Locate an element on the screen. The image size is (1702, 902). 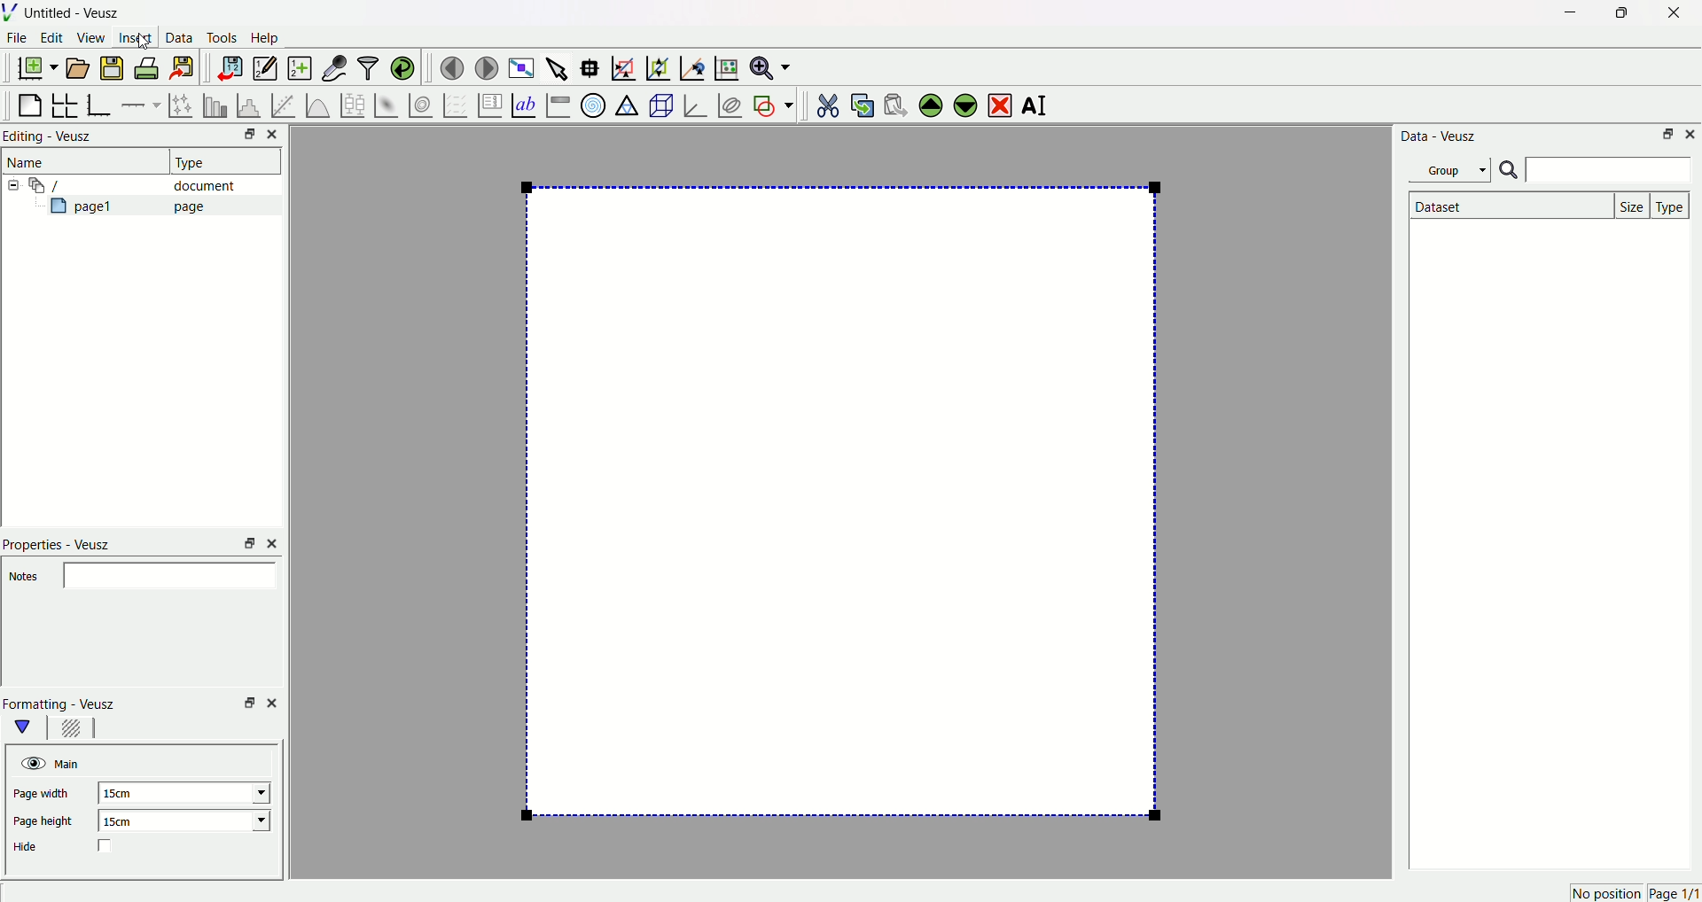
Tools is located at coordinates (223, 39).